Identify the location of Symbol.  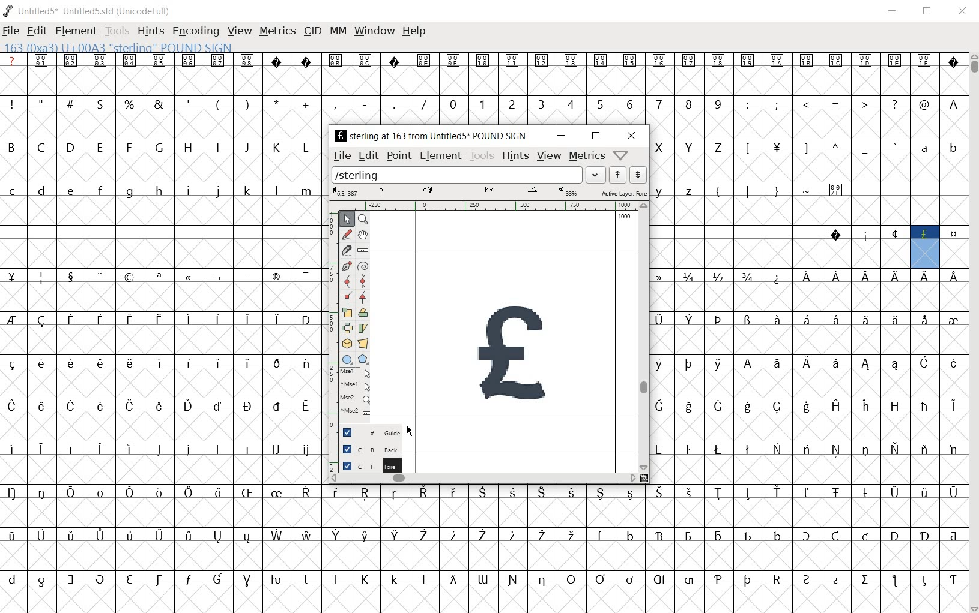
(896, 366).